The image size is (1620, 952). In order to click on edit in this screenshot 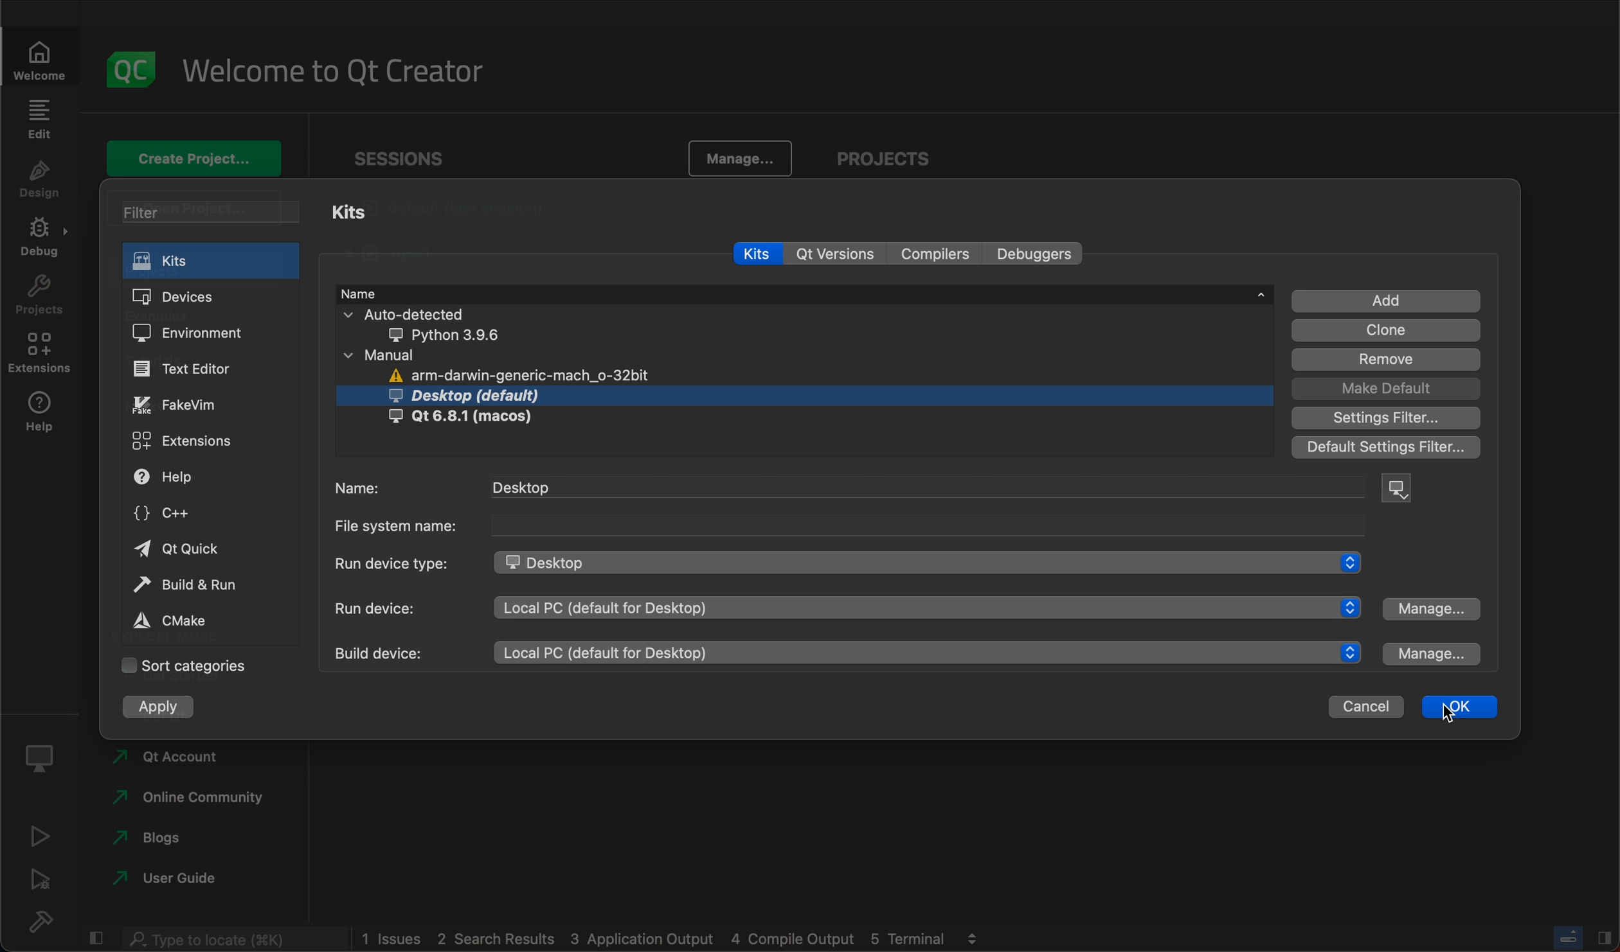, I will do `click(40, 119)`.